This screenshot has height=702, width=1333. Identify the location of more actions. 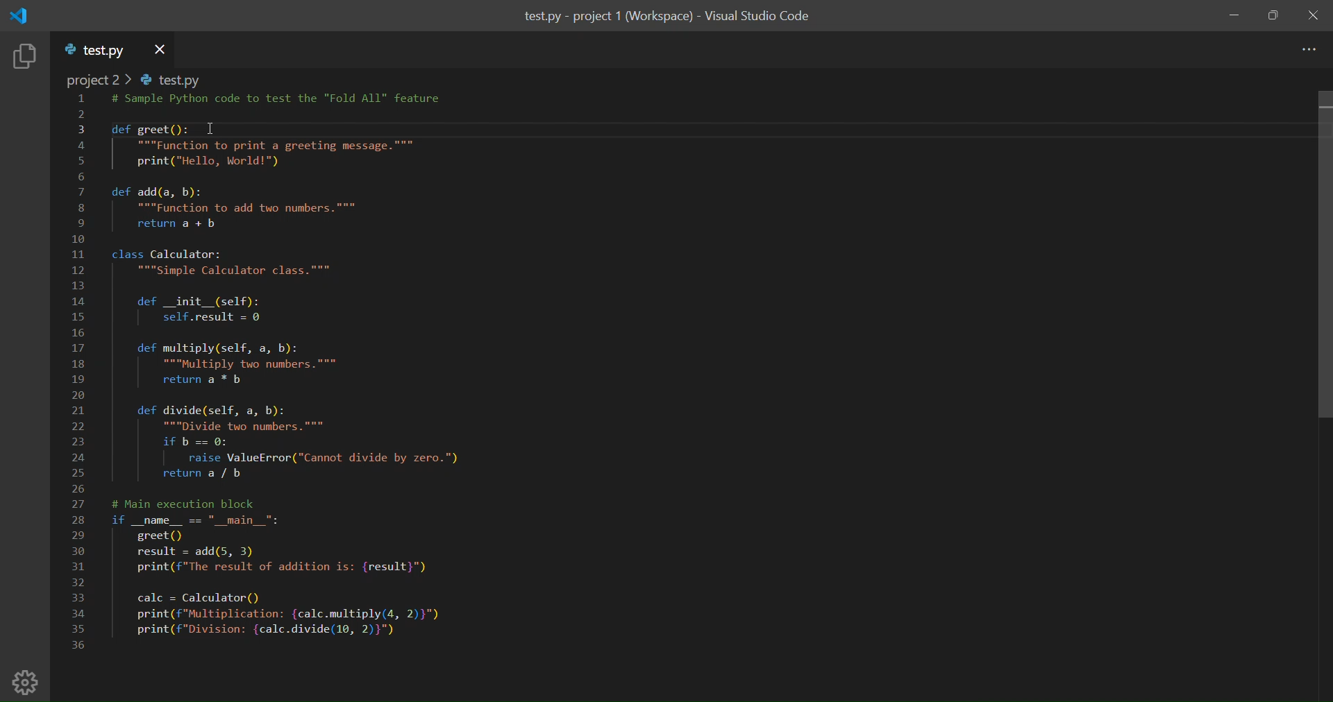
(1308, 50).